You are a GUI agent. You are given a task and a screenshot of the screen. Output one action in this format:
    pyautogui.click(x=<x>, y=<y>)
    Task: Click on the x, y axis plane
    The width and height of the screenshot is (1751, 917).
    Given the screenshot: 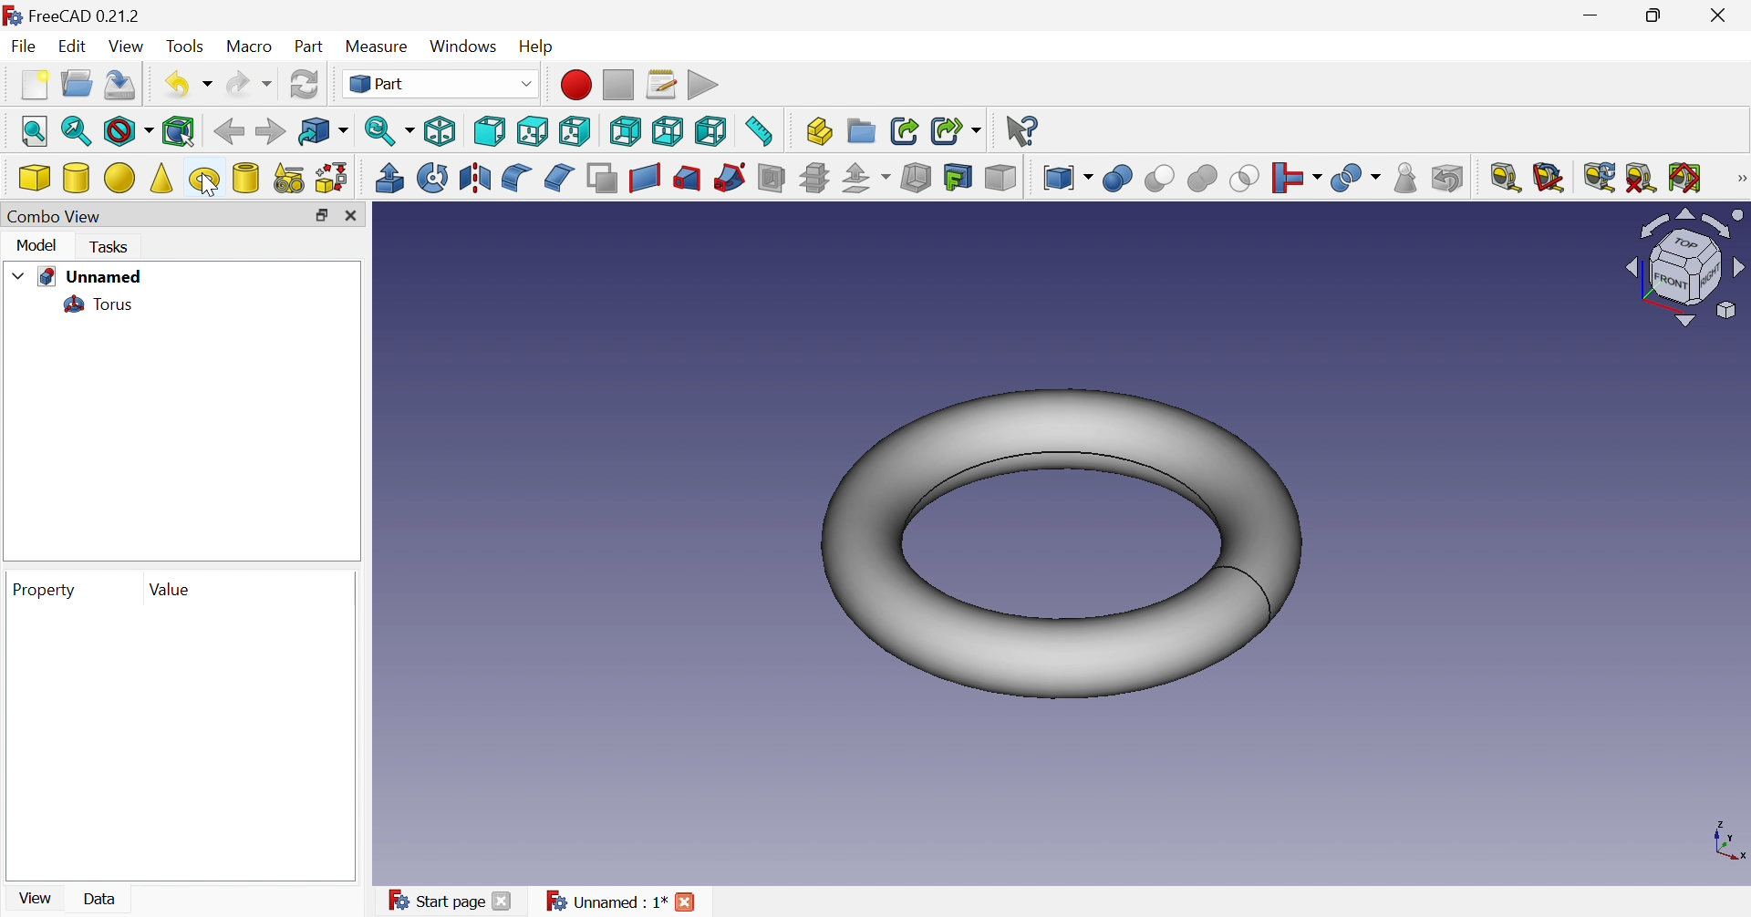 What is the action you would take?
    pyautogui.click(x=1728, y=838)
    